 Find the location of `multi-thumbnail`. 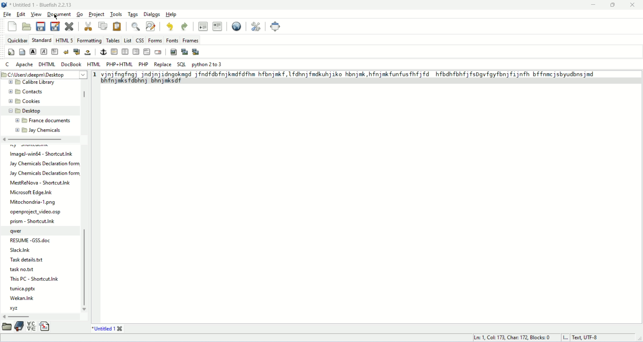

multi-thumbnail is located at coordinates (196, 52).